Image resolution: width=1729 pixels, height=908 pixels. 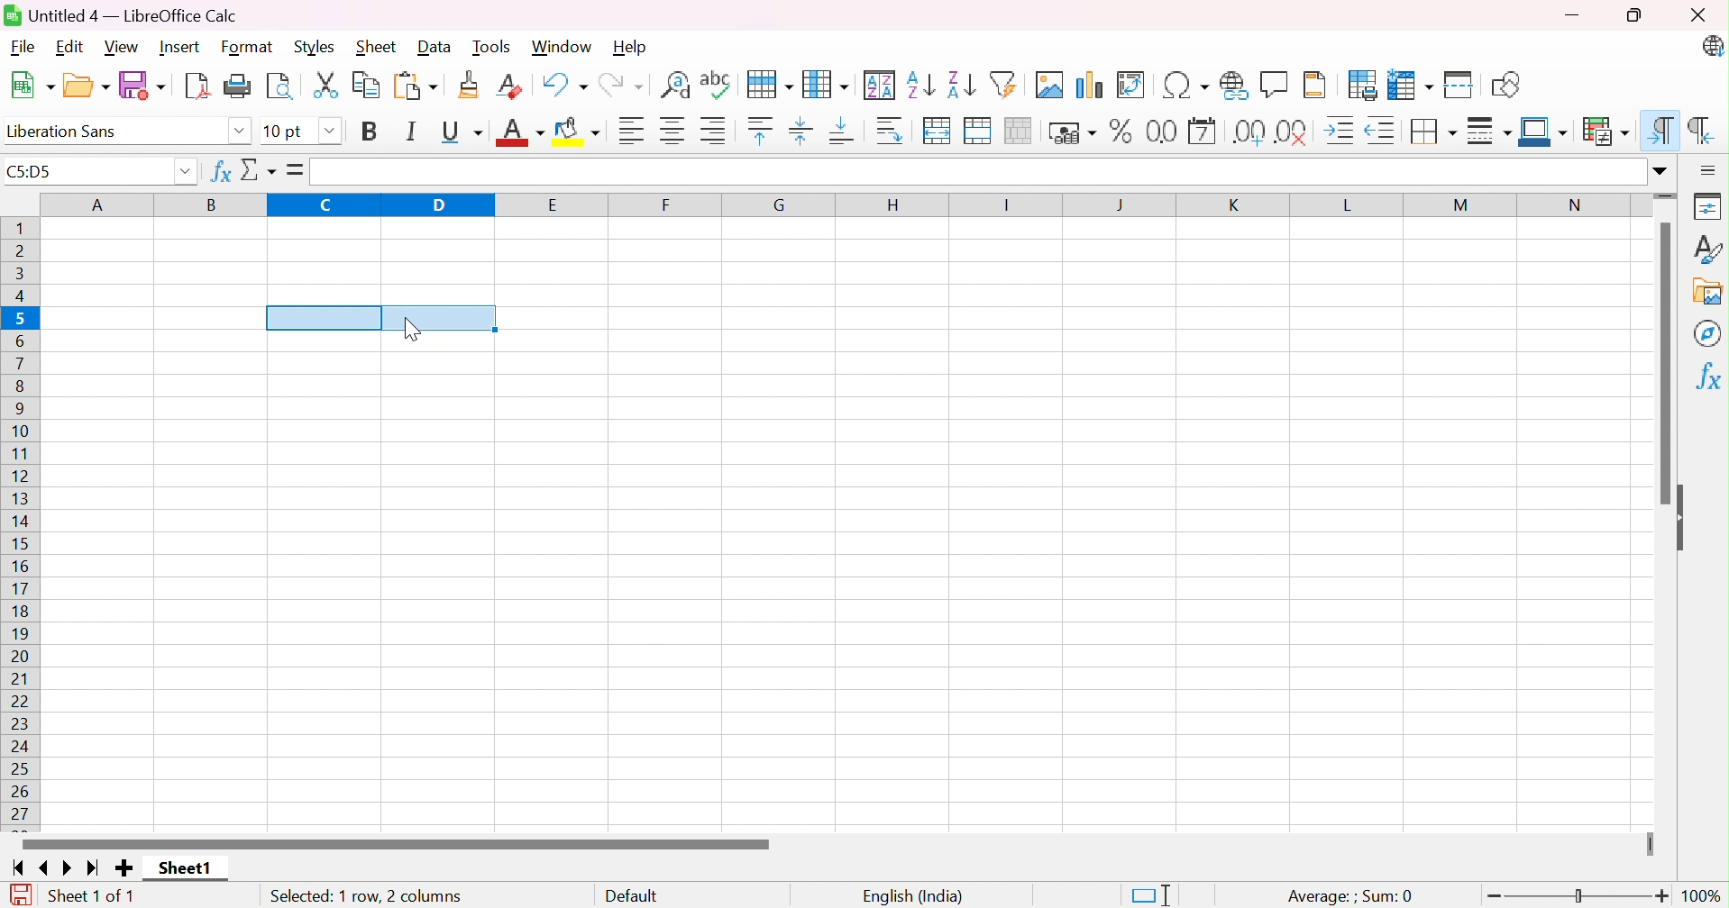 What do you see at coordinates (921, 82) in the screenshot?
I see `Sort Ascending` at bounding box center [921, 82].